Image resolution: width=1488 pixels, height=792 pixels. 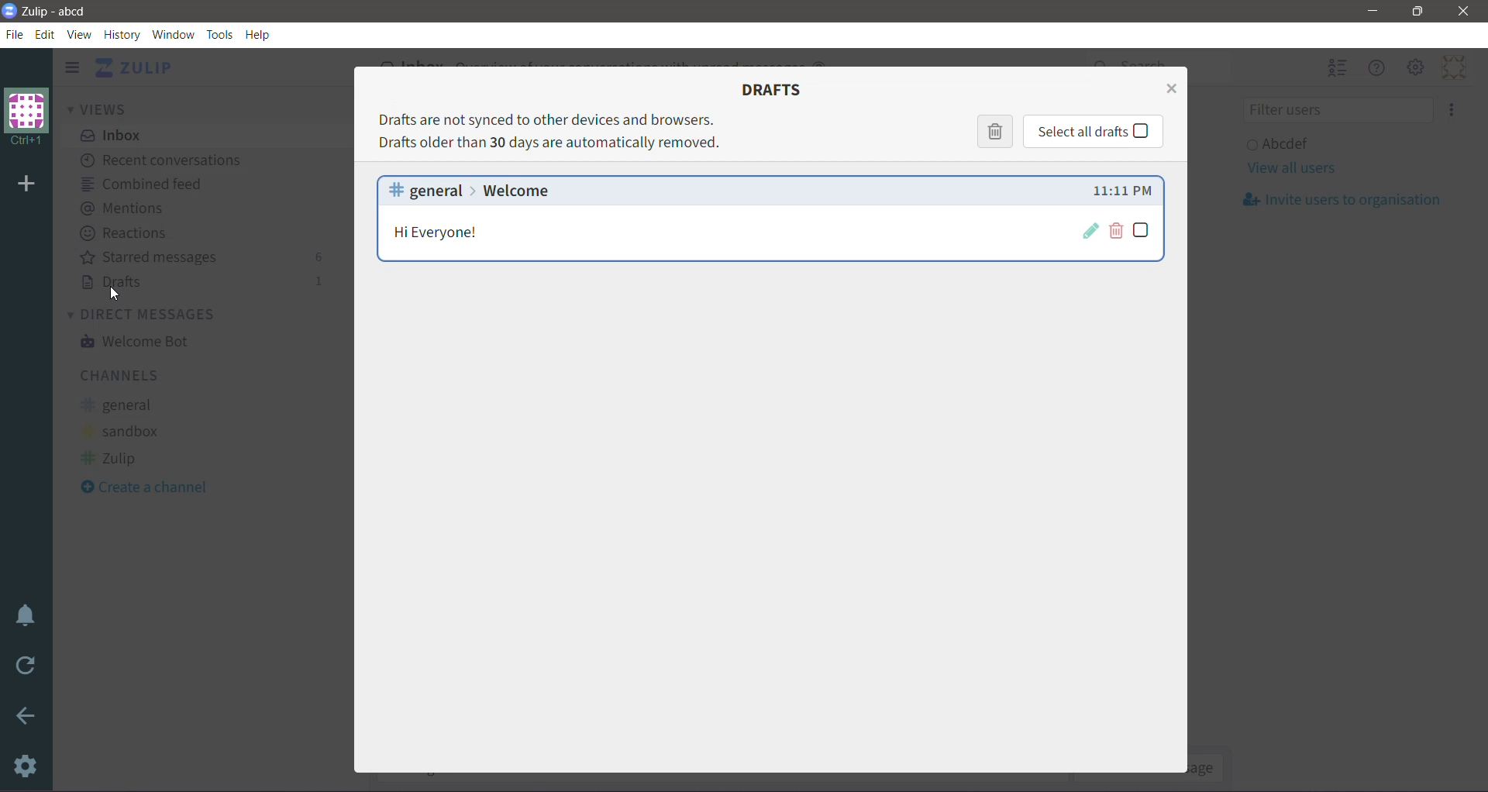 I want to click on general > welcome, so click(x=480, y=191).